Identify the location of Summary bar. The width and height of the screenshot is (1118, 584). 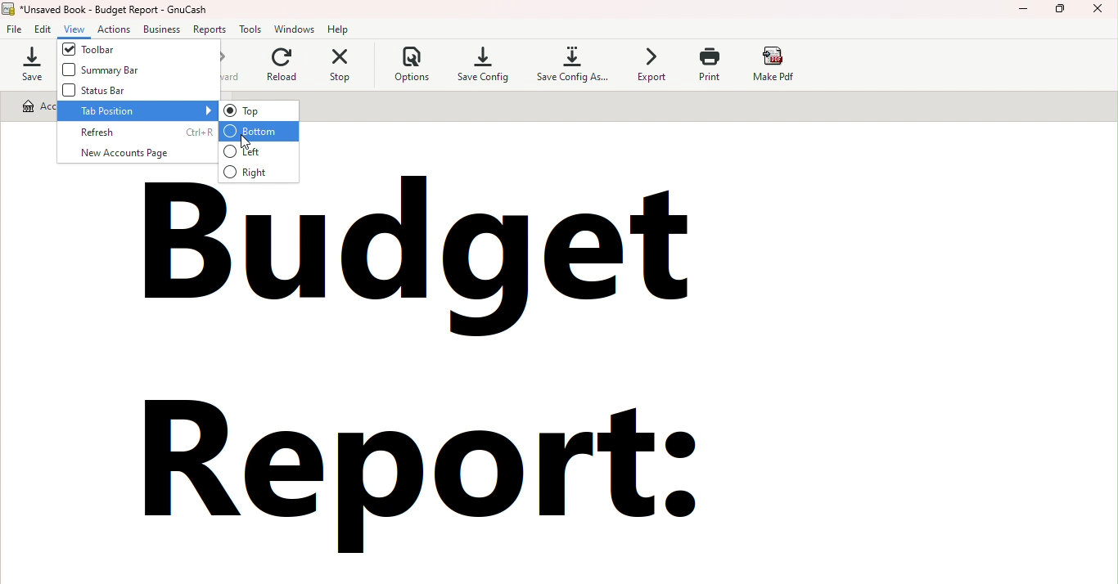
(103, 73).